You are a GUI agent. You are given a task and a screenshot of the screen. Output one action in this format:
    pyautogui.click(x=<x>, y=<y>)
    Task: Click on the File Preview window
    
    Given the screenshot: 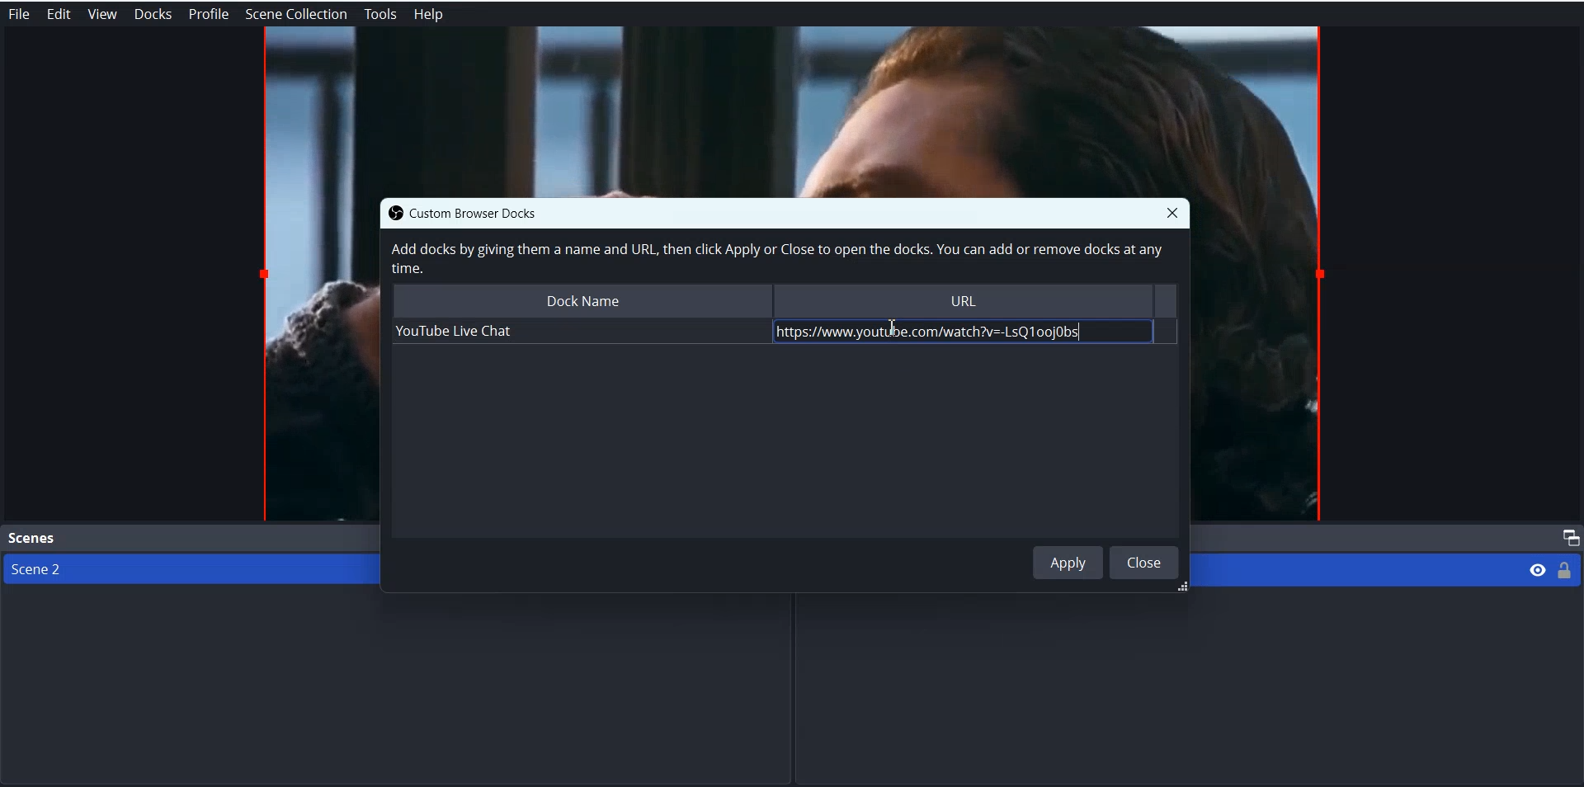 What is the action you would take?
    pyautogui.click(x=792, y=111)
    